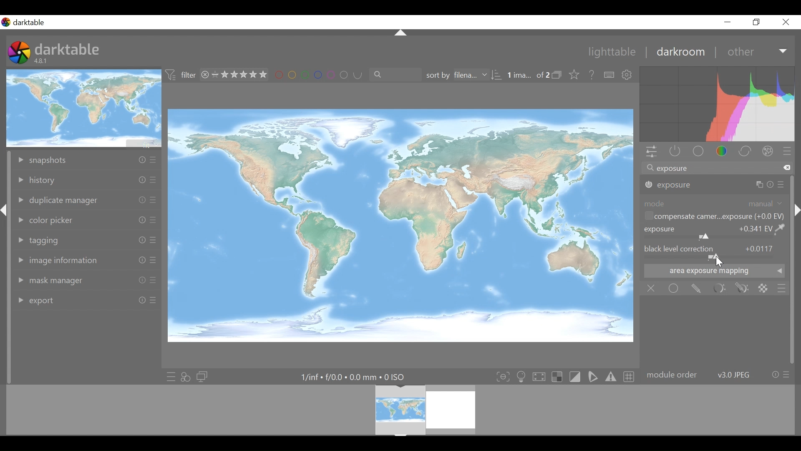 The image size is (801, 451). I want to click on Lightable, so click(608, 51).